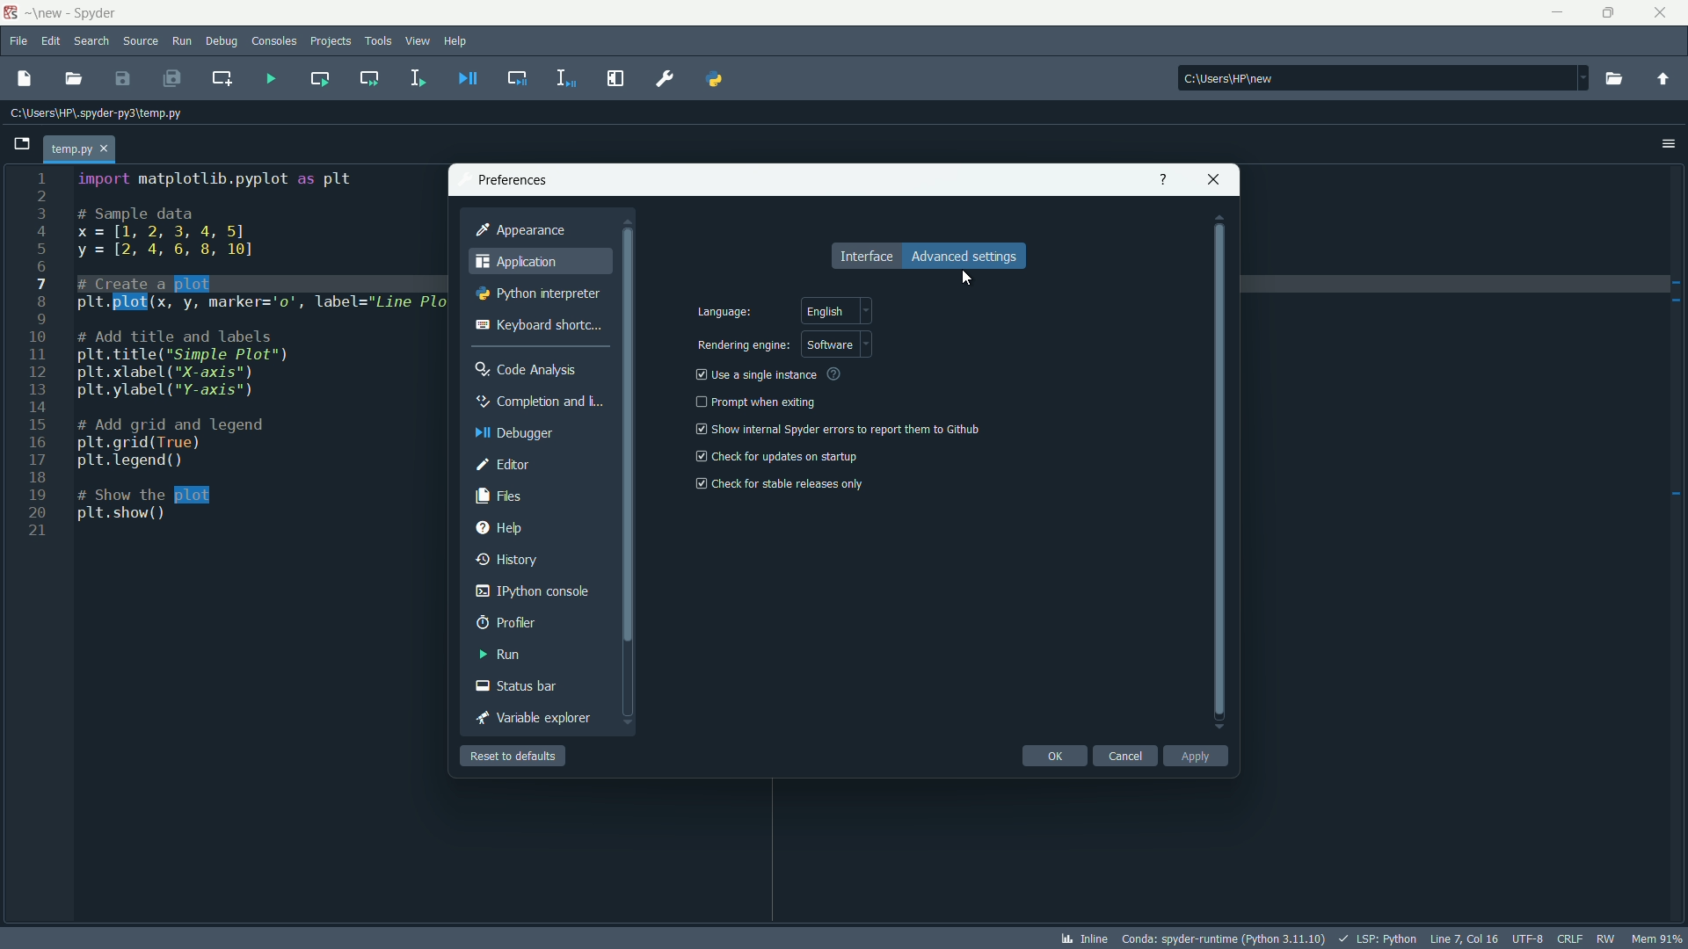  I want to click on debug cell, so click(515, 79).